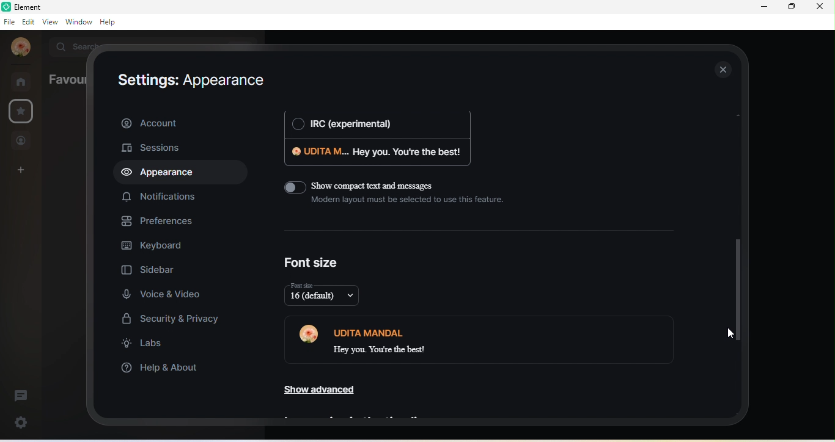 This screenshot has width=835, height=442. What do you see at coordinates (21, 48) in the screenshot?
I see `profile photo` at bounding box center [21, 48].